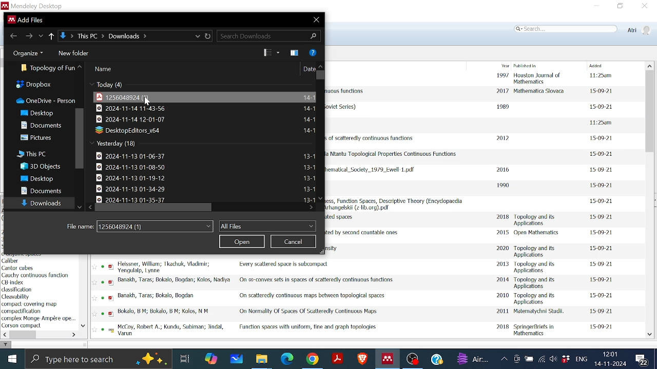 The image size is (657, 369). What do you see at coordinates (542, 358) in the screenshot?
I see `Internet access` at bounding box center [542, 358].